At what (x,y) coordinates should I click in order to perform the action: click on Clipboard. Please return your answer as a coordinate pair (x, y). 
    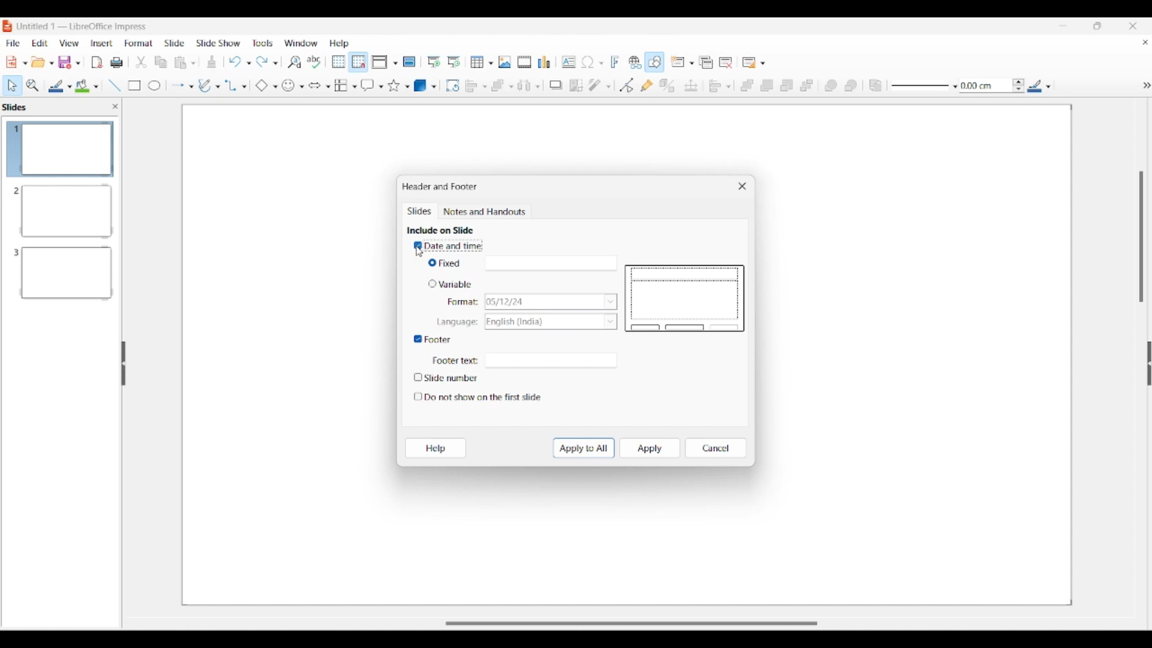
    Looking at the image, I should click on (181, 62).